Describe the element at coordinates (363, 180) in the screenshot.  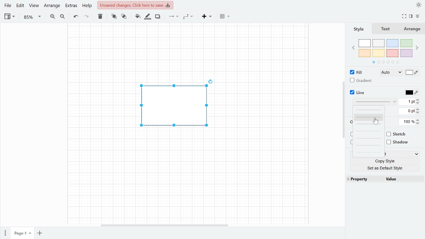
I see `Property` at that location.